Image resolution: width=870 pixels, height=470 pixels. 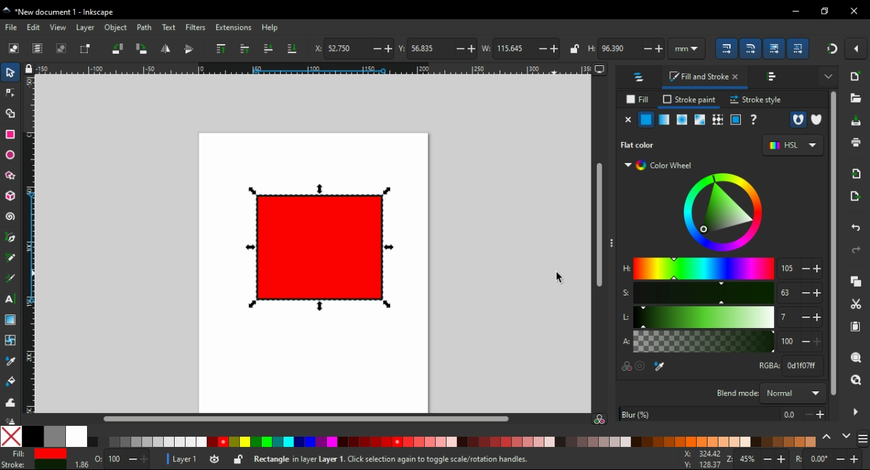 What do you see at coordinates (118, 49) in the screenshot?
I see `object rotate 90 CCW ` at bounding box center [118, 49].